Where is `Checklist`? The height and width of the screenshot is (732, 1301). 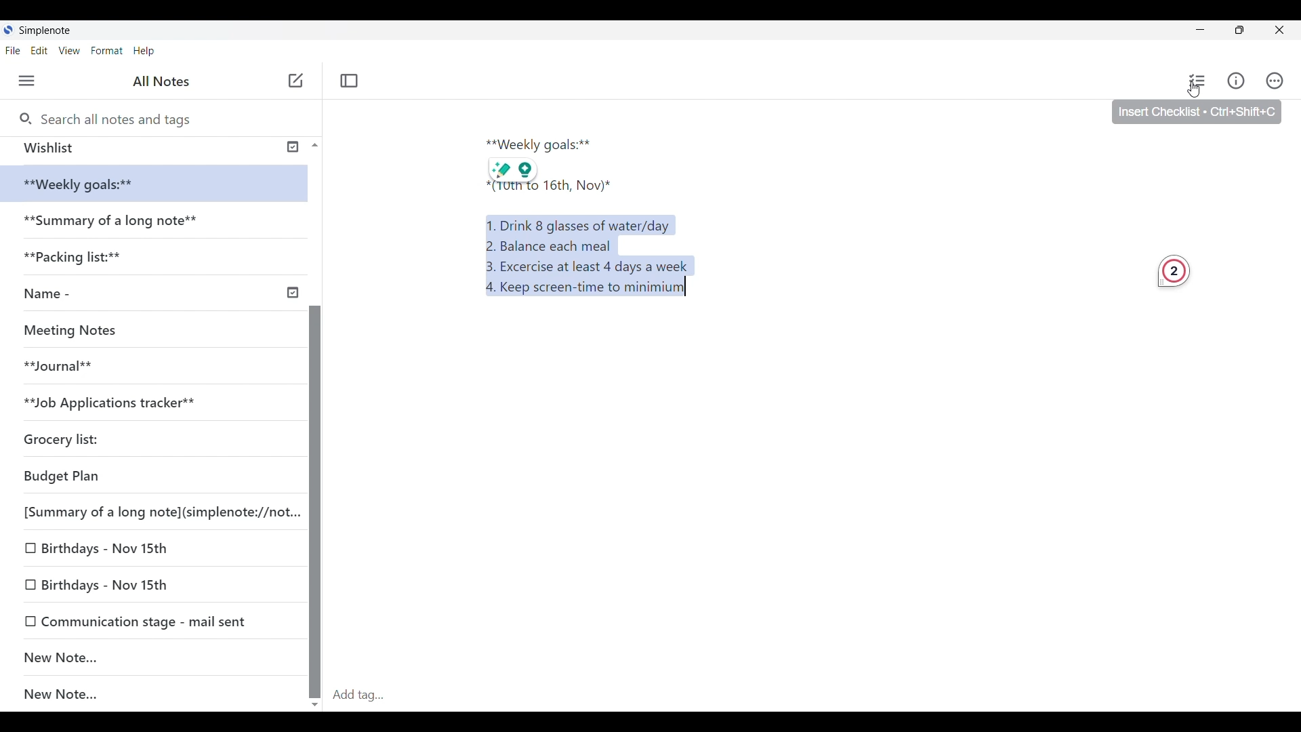 Checklist is located at coordinates (1195, 81).